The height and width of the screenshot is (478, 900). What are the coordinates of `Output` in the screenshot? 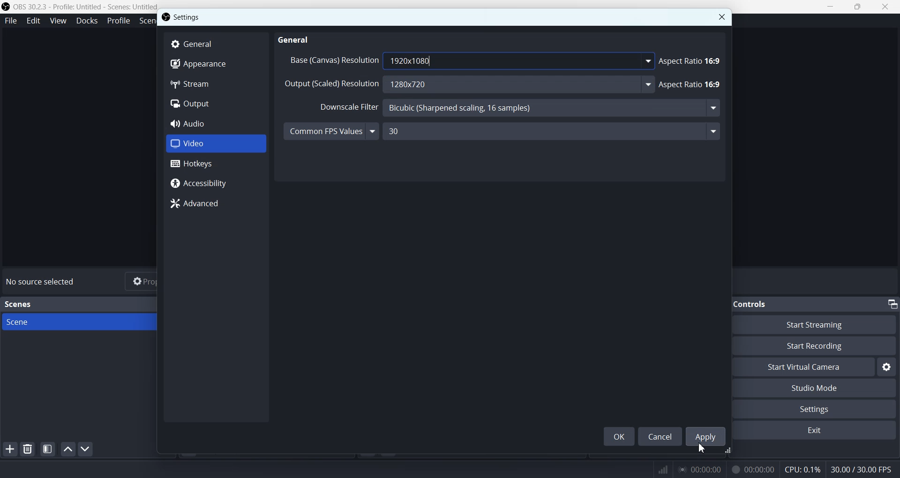 It's located at (216, 104).